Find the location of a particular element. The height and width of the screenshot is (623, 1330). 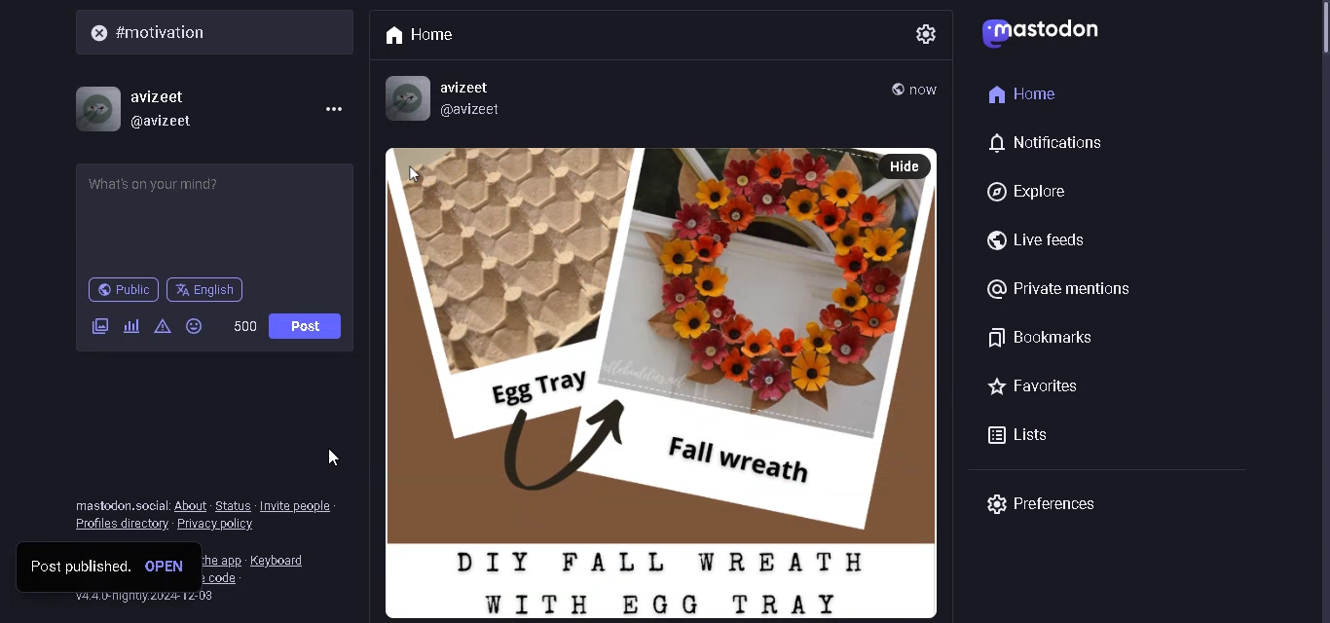

HOME TAB is located at coordinates (427, 32).